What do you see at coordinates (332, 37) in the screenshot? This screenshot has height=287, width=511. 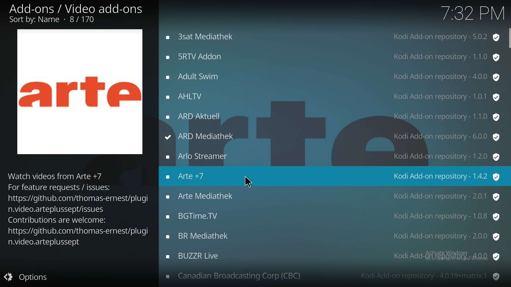 I see `add on` at bounding box center [332, 37].